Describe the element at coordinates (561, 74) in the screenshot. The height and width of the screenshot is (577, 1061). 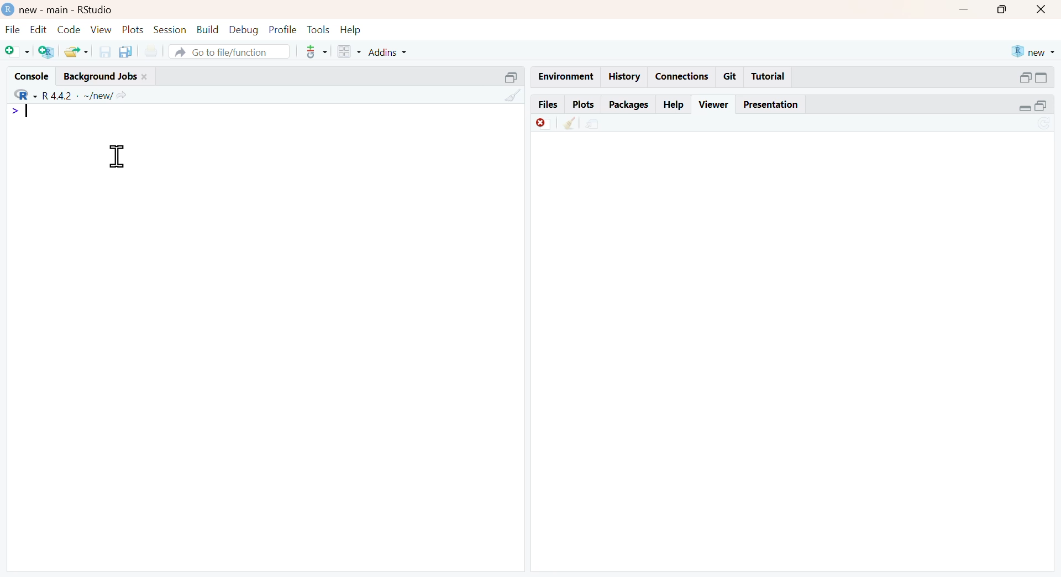
I see `Environment` at that location.